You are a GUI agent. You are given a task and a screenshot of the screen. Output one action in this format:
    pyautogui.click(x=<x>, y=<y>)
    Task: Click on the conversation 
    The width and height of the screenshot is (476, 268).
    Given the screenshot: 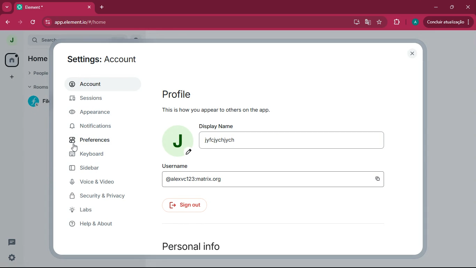 What is the action you would take?
    pyautogui.click(x=11, y=242)
    